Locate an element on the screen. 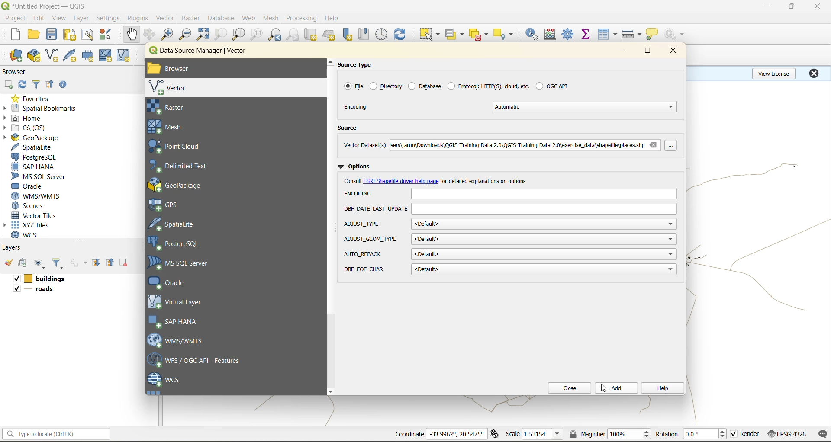 This screenshot has width=831, height=442. select is located at coordinates (428, 35).